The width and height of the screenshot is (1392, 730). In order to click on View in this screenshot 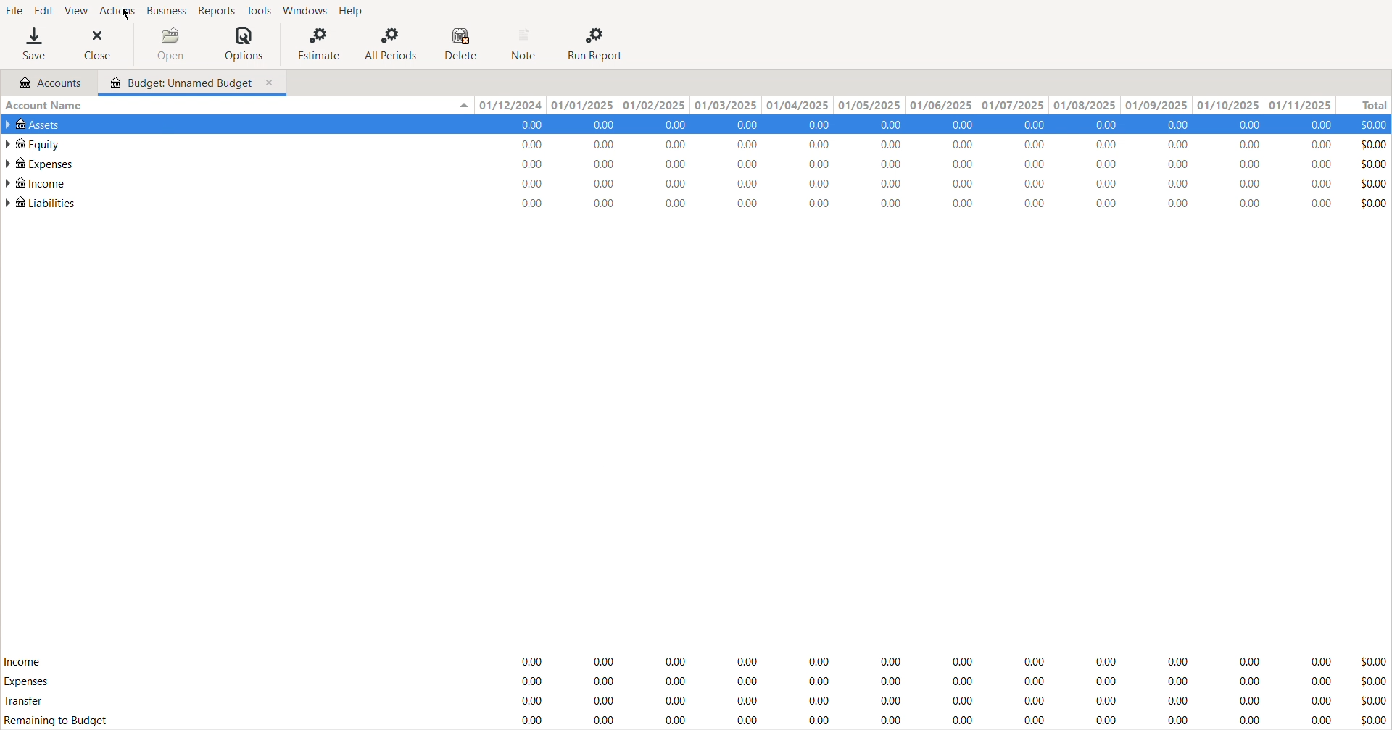, I will do `click(75, 9)`.